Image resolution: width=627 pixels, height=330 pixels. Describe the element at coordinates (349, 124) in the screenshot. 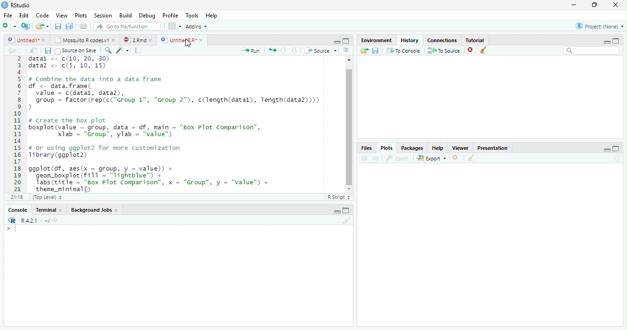

I see `vertical scroll bar` at that location.